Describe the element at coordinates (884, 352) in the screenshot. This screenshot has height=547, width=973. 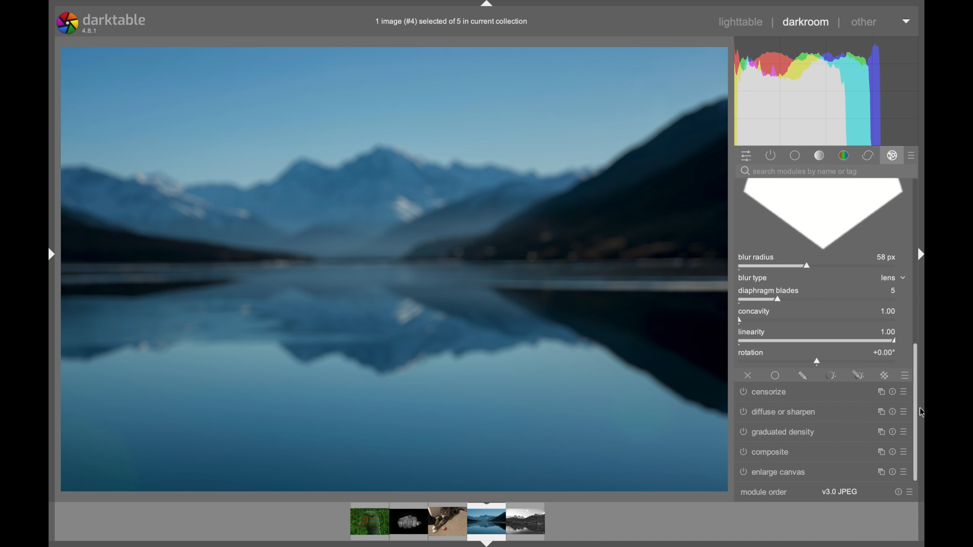
I see `+0.00` at that location.